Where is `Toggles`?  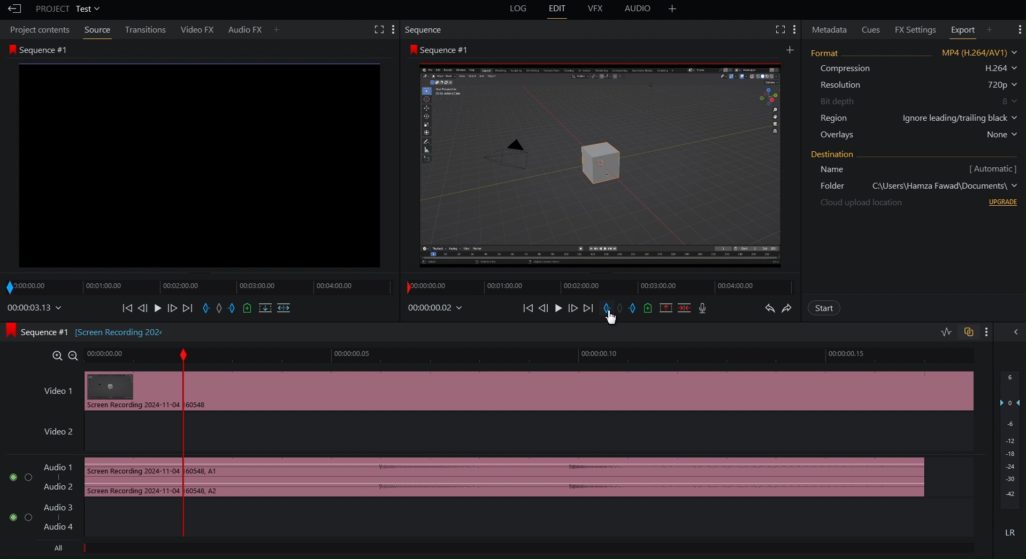
Toggles is located at coordinates (954, 331).